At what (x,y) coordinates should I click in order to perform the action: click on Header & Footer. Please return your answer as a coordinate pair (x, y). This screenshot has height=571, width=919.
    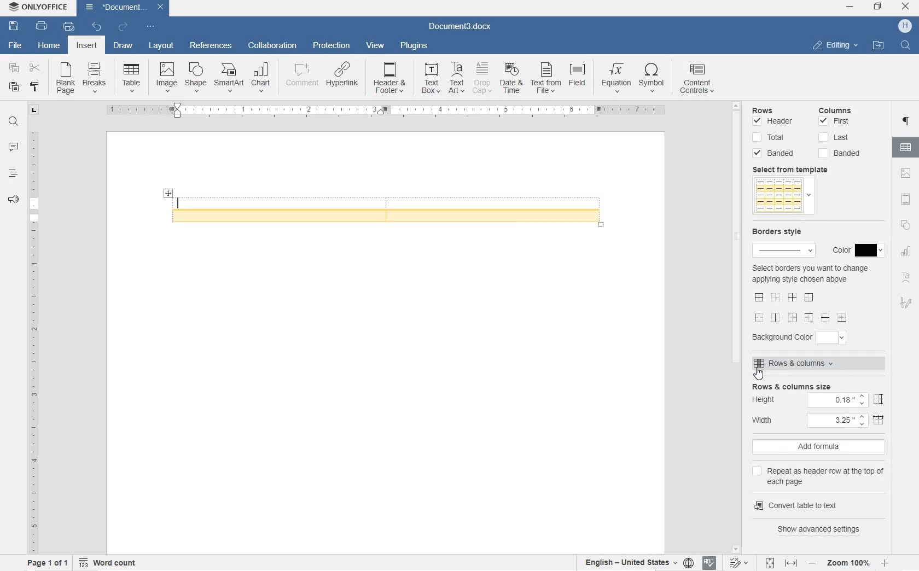
    Looking at the image, I should click on (391, 80).